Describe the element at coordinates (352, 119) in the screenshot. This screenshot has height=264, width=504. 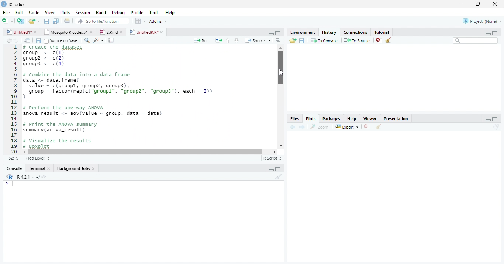
I see `help` at that location.